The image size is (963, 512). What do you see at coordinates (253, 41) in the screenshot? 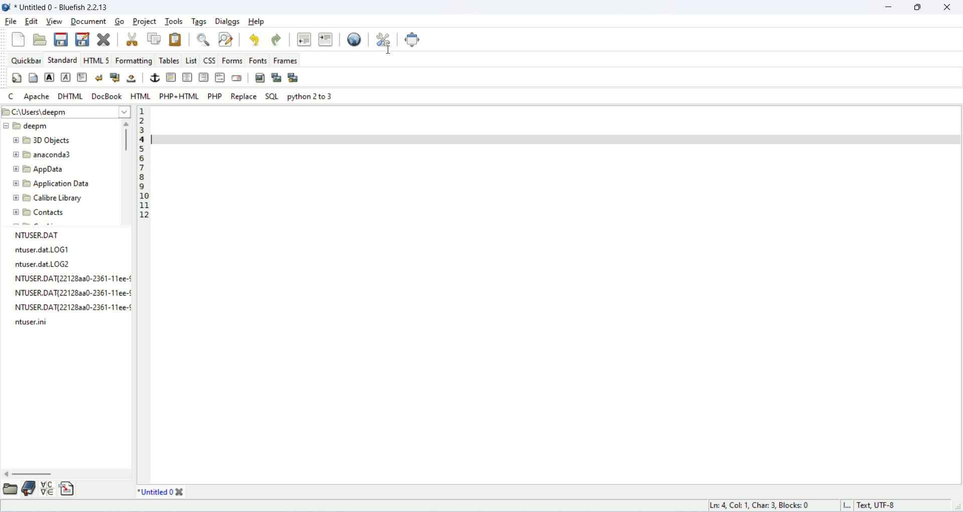
I see `undo` at bounding box center [253, 41].